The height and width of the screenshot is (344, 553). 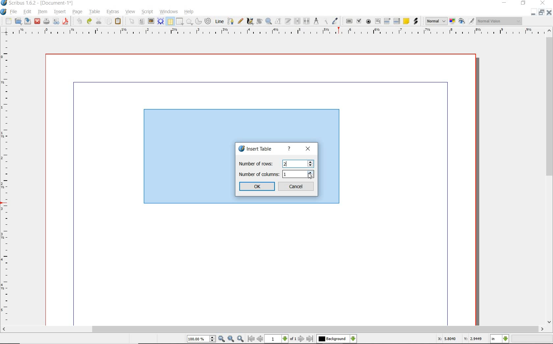 What do you see at coordinates (460, 339) in the screenshot?
I see `X: 5.8040 Y: 2.9449` at bounding box center [460, 339].